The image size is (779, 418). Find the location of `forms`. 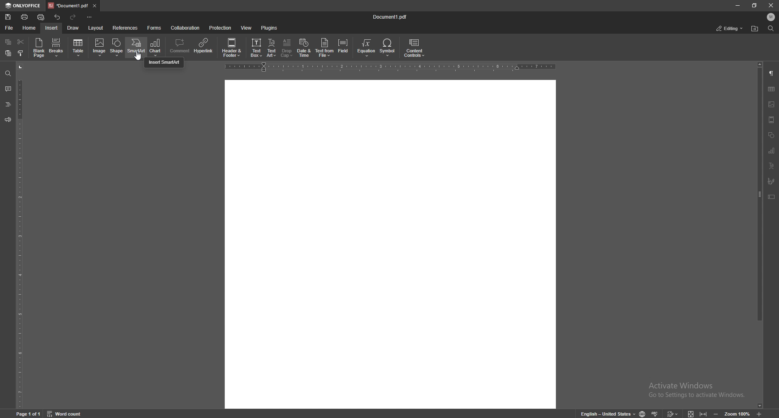

forms is located at coordinates (155, 28).